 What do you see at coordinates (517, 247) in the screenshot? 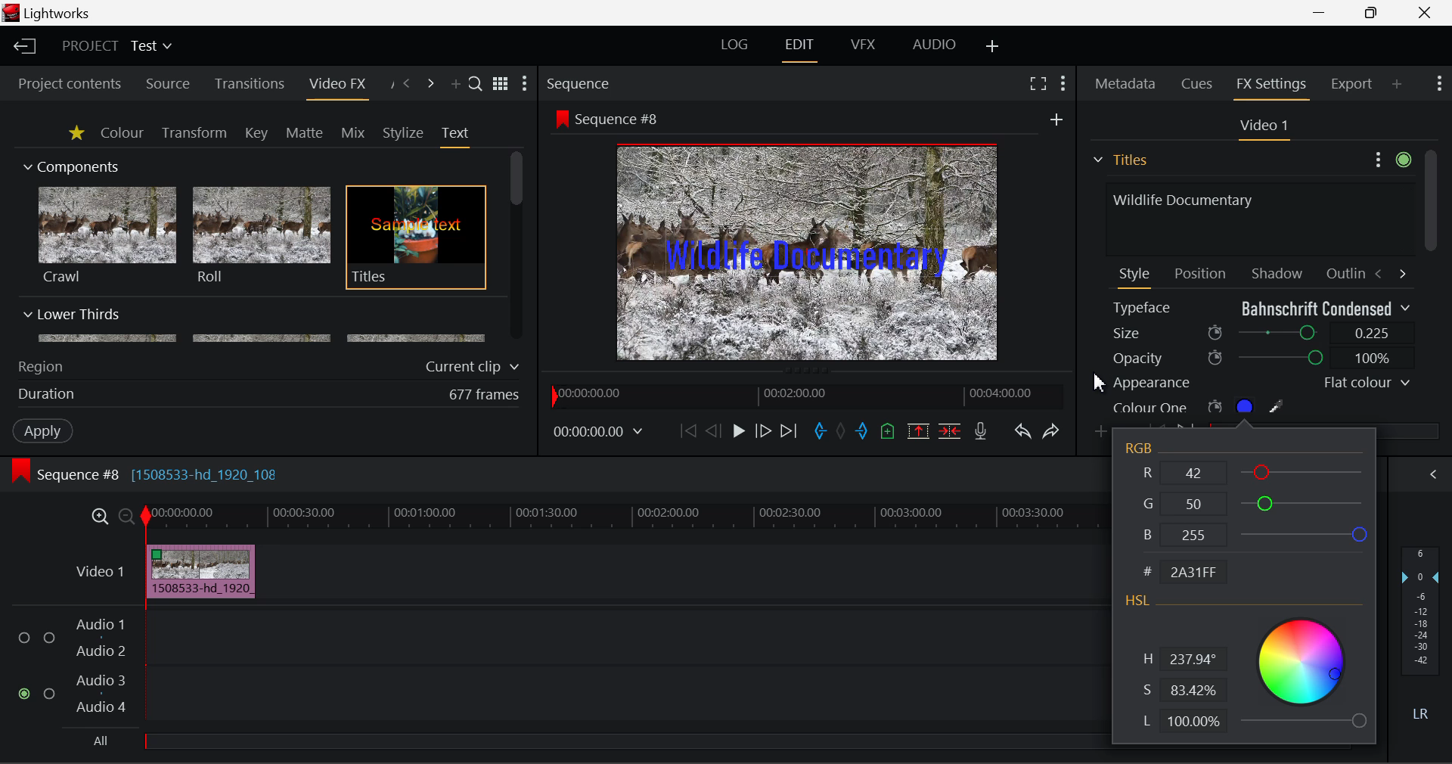
I see `Scroll Bar` at bounding box center [517, 247].